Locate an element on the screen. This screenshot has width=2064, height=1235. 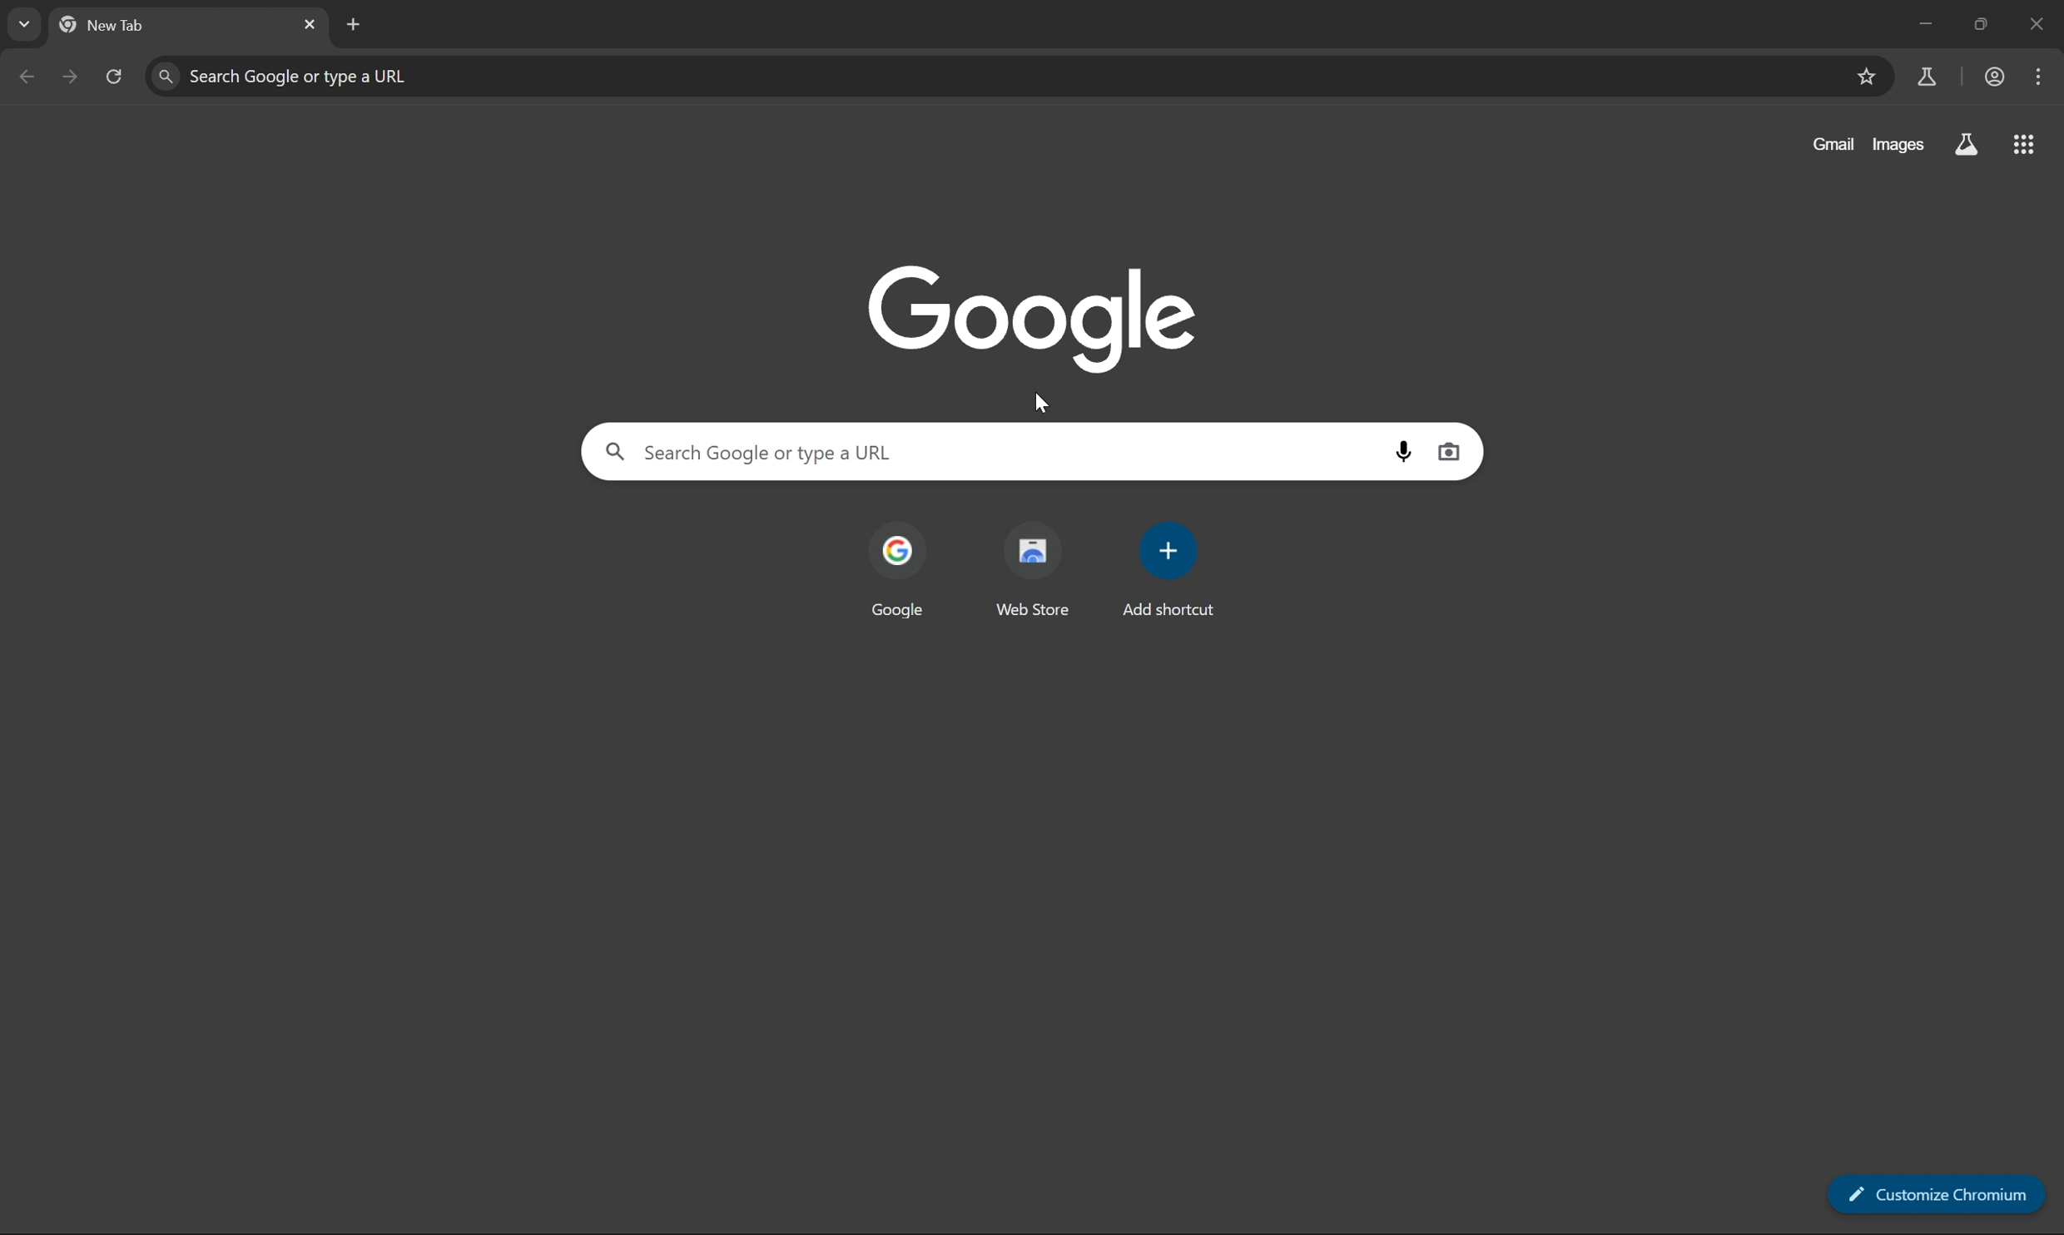
close is located at coordinates (307, 25).